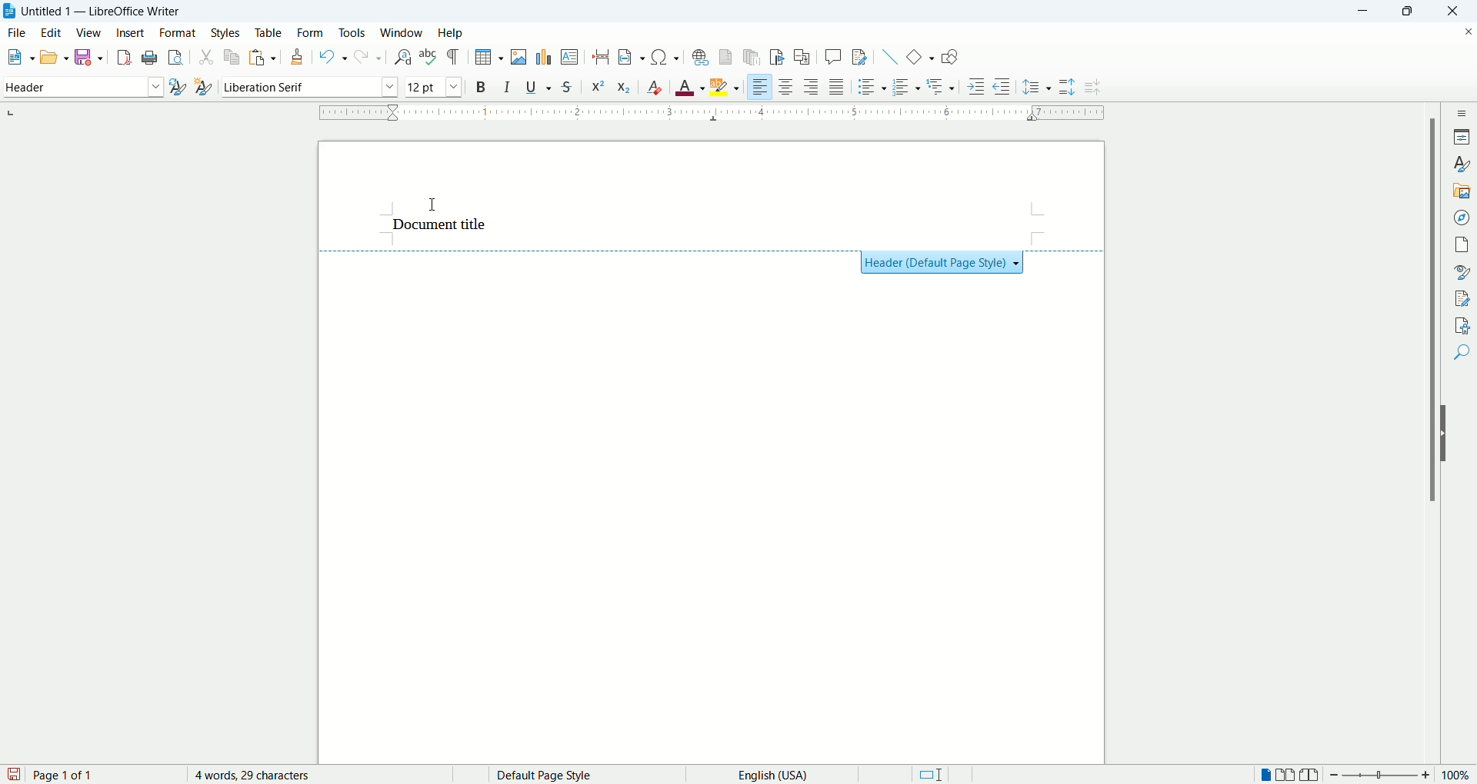  I want to click on tools, so click(353, 33).